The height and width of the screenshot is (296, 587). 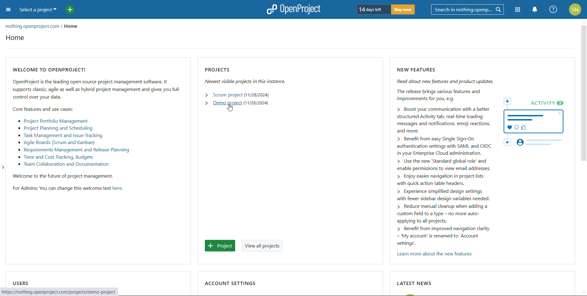 I want to click on projects, so click(x=247, y=76).